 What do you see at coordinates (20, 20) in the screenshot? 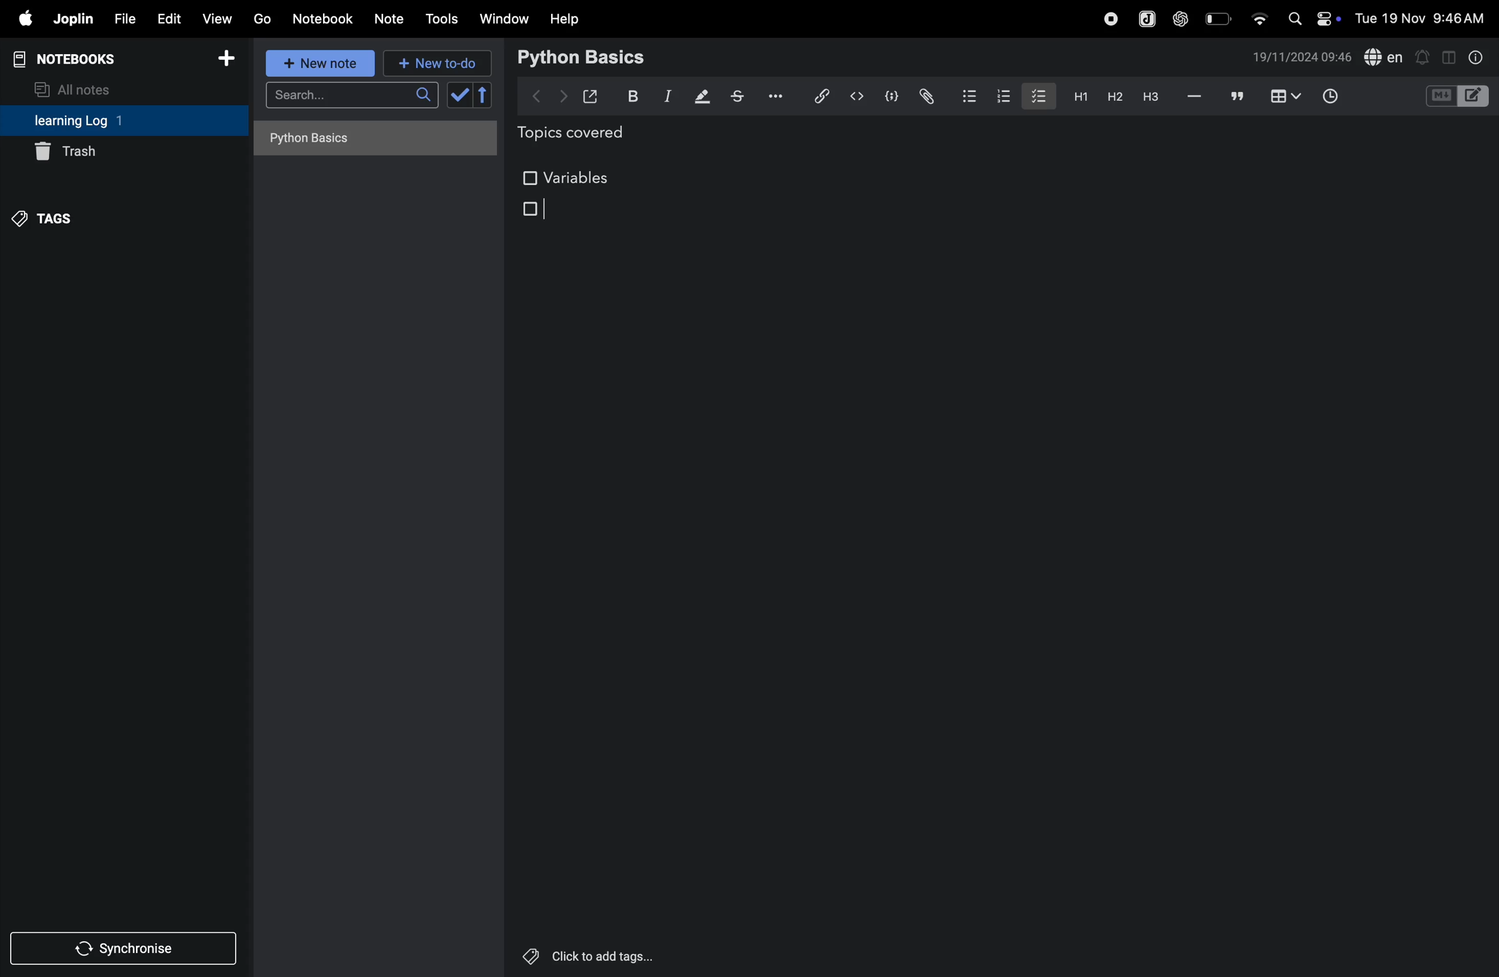
I see `apple menu` at bounding box center [20, 20].